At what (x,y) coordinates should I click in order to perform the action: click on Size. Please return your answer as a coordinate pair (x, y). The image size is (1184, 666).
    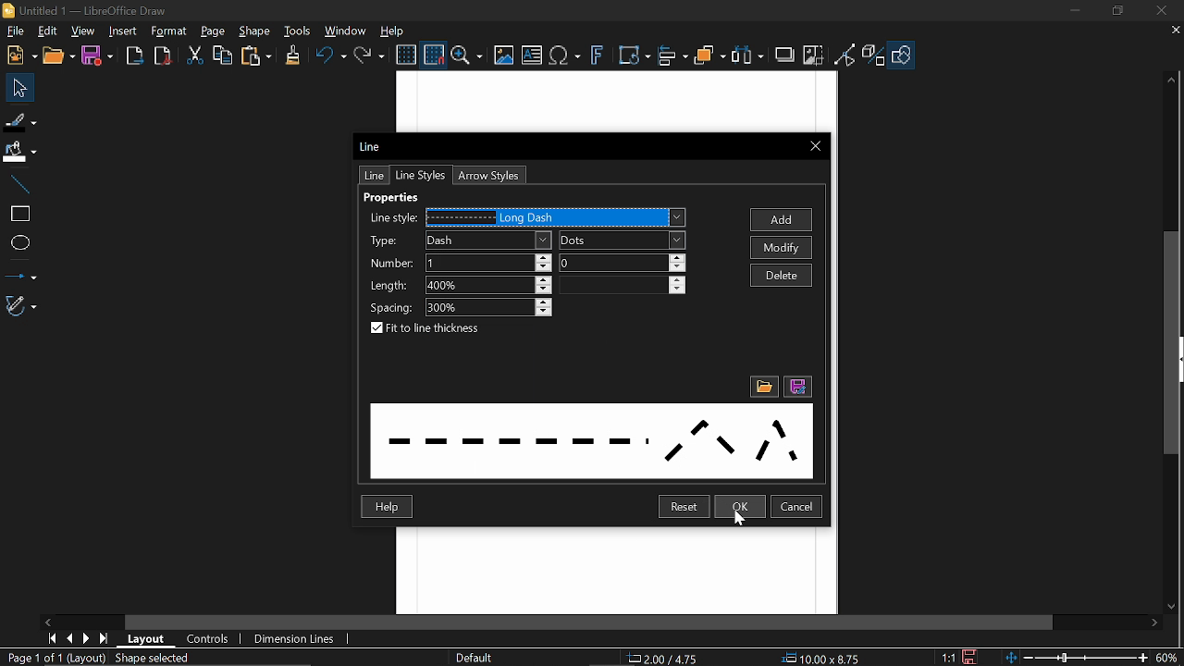
    Looking at the image, I should click on (827, 659).